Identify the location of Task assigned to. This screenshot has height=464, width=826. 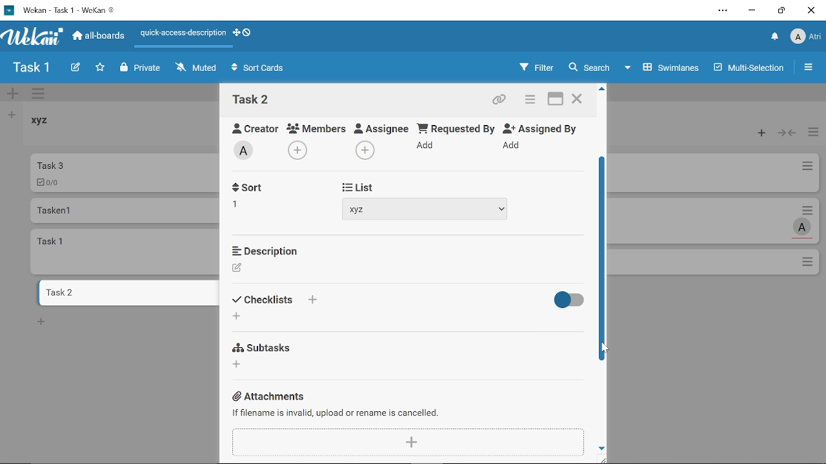
(803, 227).